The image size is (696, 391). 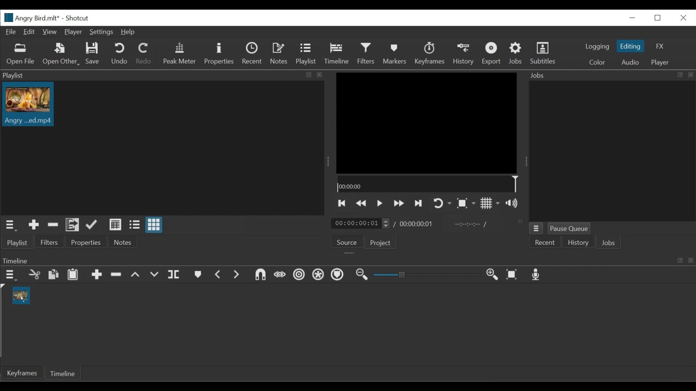 I want to click on Filters, so click(x=49, y=242).